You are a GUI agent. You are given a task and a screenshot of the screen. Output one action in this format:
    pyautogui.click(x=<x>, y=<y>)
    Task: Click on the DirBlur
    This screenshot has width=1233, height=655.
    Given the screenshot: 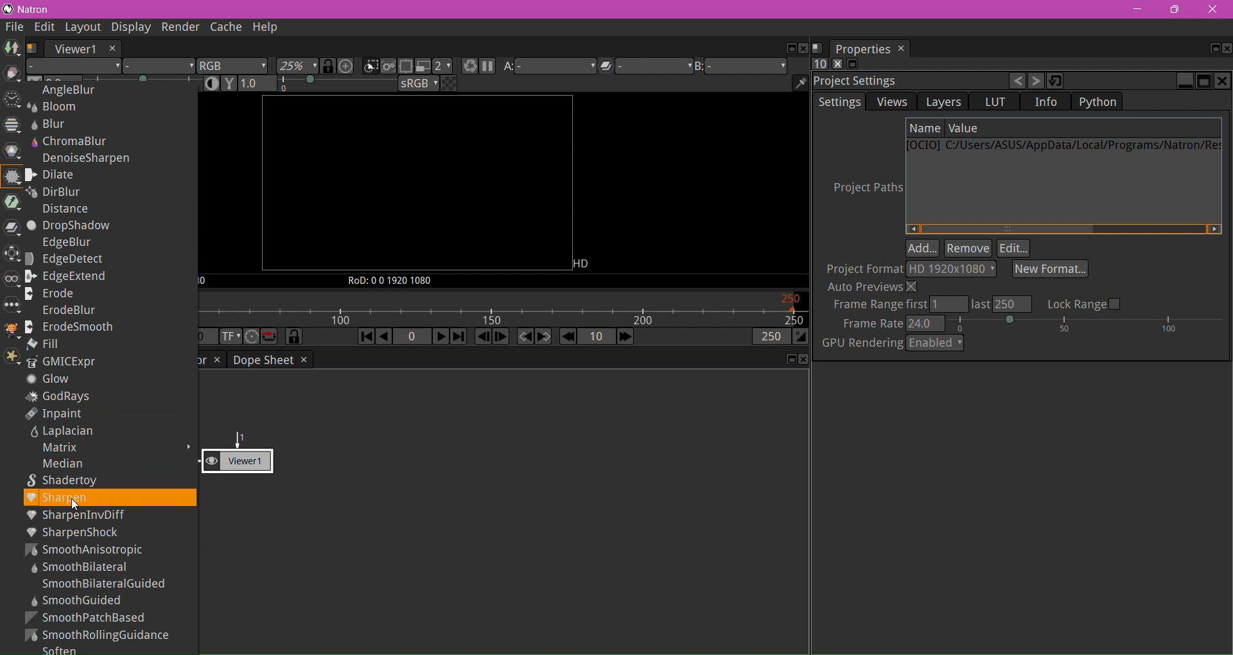 What is the action you would take?
    pyautogui.click(x=56, y=193)
    